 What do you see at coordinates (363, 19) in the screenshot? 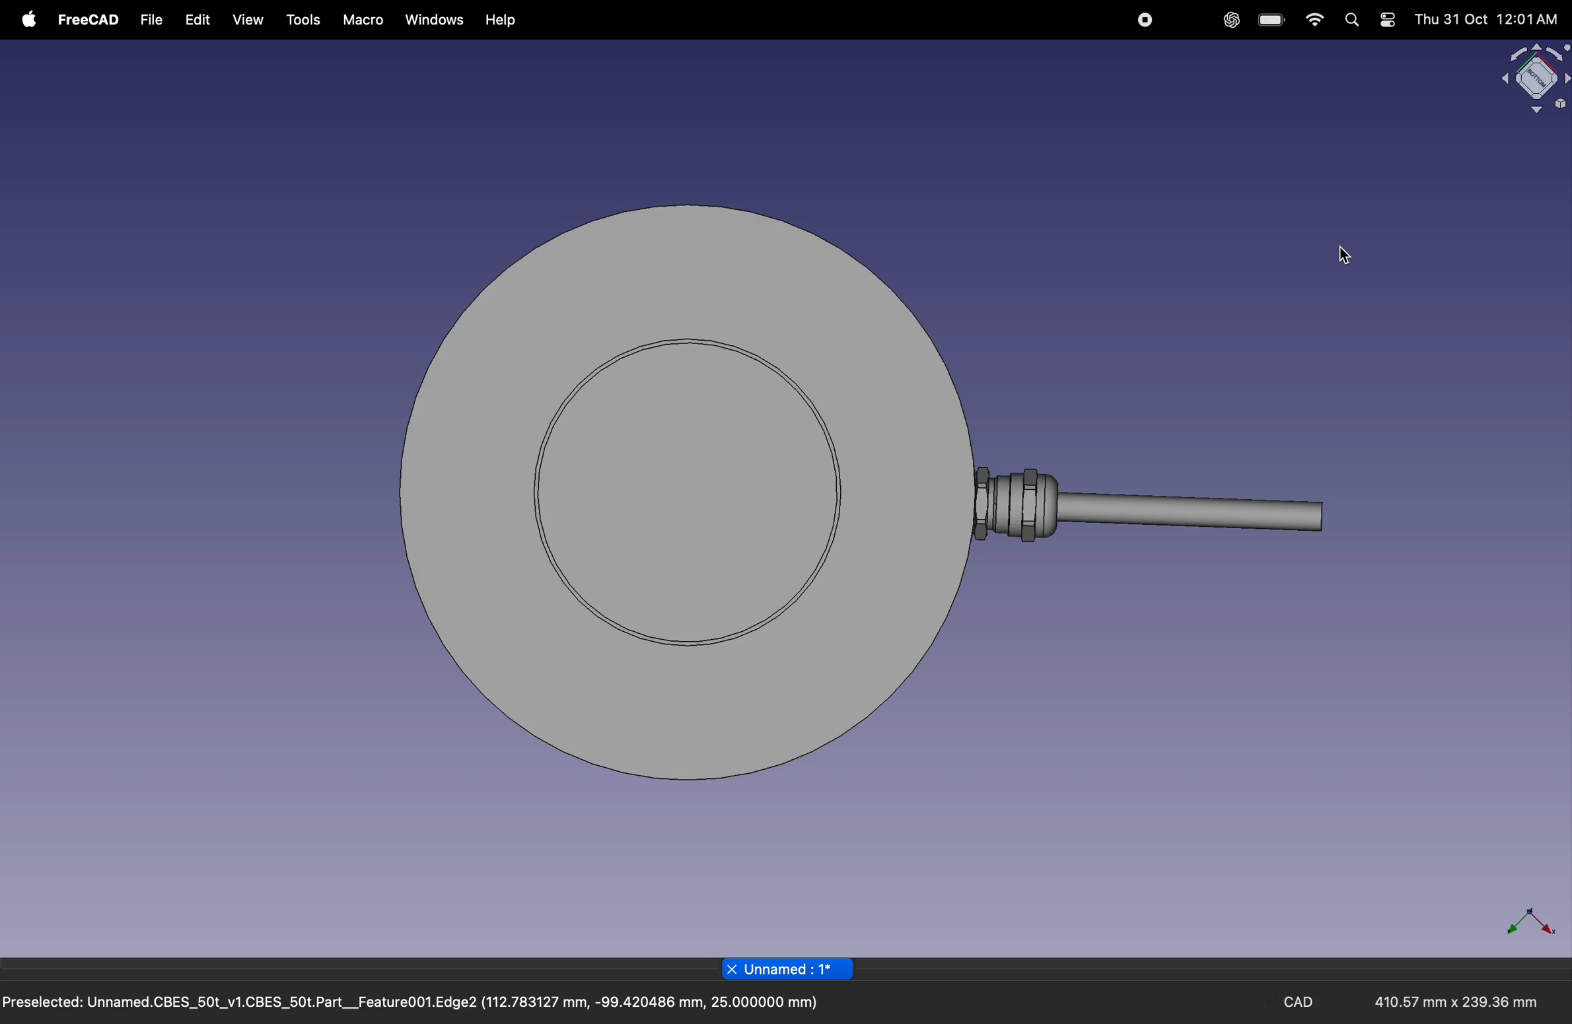
I see `marco` at bounding box center [363, 19].